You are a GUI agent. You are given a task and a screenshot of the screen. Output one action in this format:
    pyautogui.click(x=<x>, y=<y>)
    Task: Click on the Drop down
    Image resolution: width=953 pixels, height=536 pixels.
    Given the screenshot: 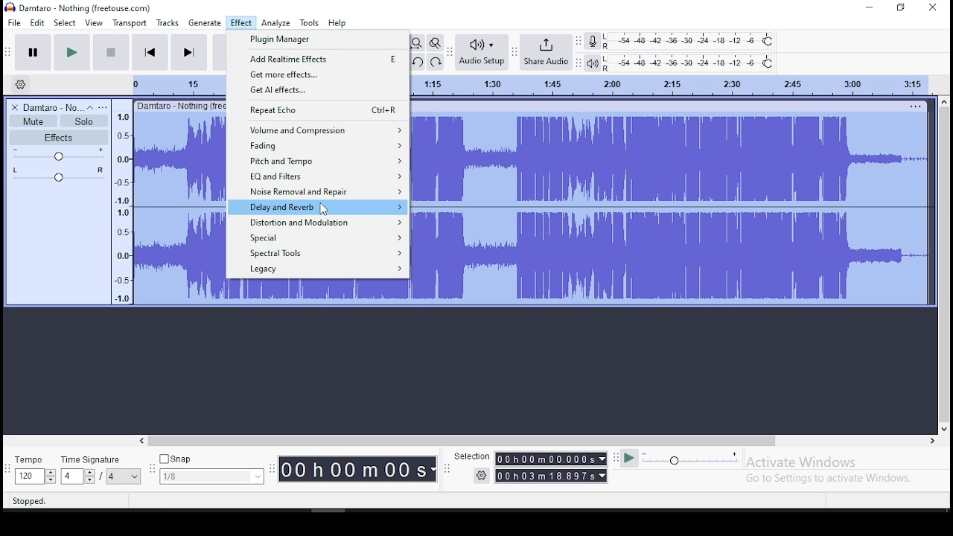 What is the action you would take?
    pyautogui.click(x=601, y=458)
    